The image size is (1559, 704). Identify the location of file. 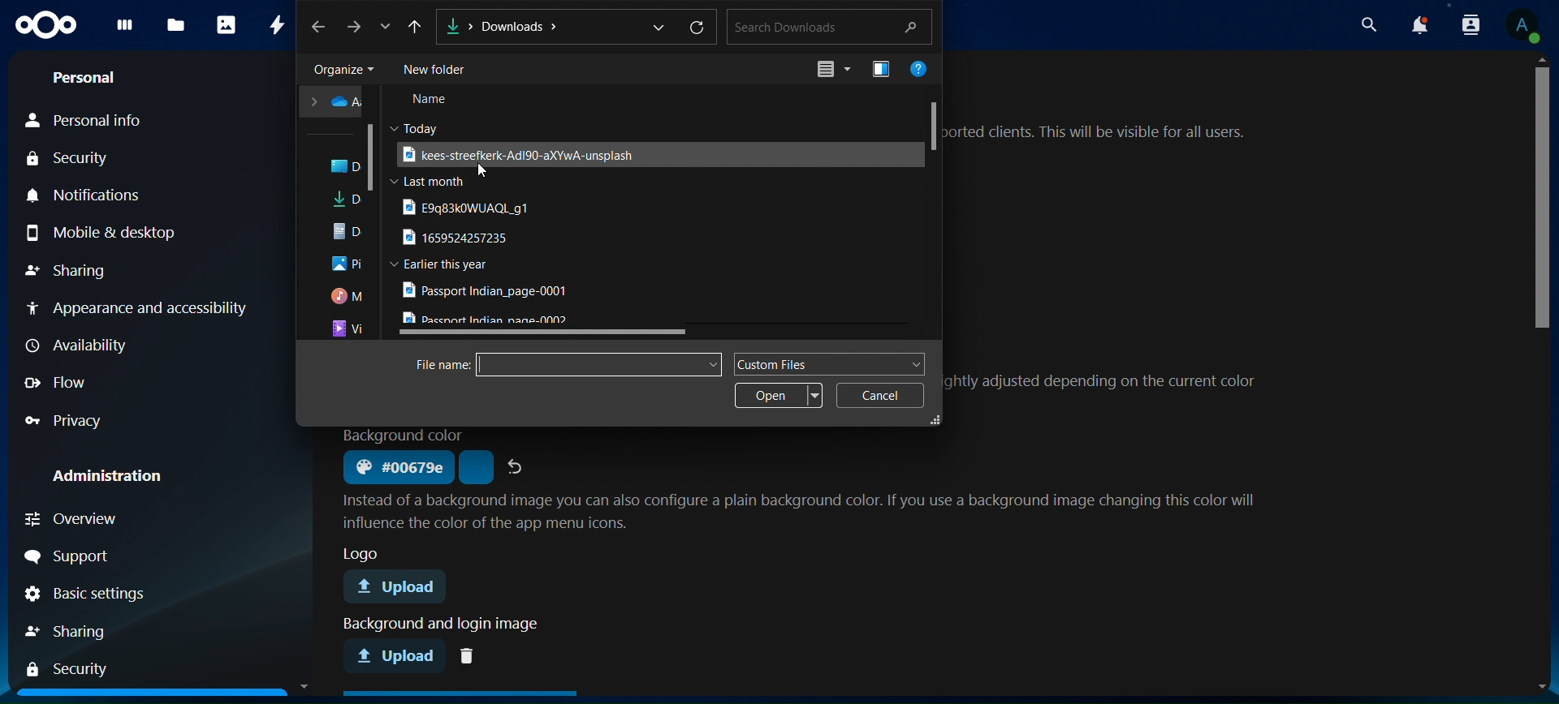
(488, 291).